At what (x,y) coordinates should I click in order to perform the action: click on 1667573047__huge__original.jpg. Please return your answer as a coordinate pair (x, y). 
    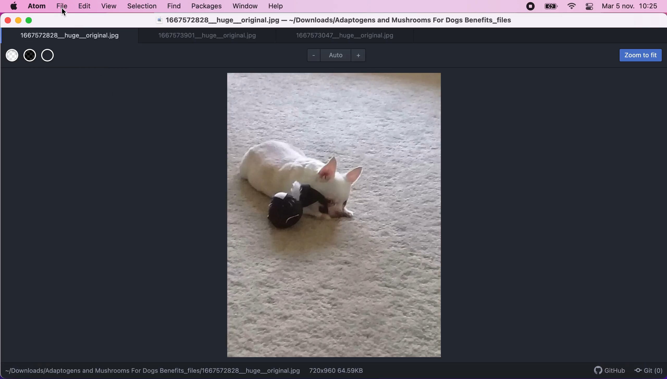
    Looking at the image, I should click on (345, 36).